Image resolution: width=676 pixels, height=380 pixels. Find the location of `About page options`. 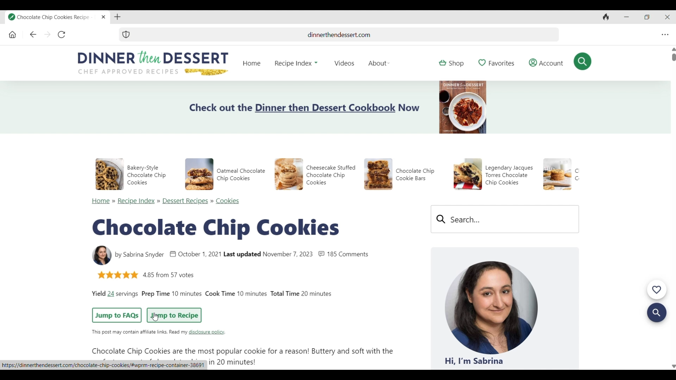

About page options is located at coordinates (380, 63).